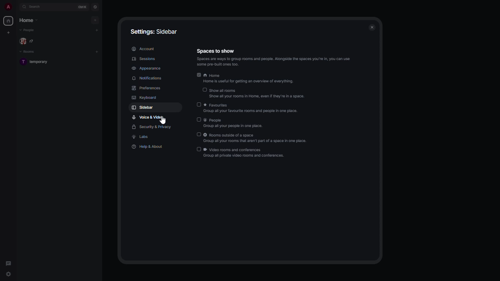  What do you see at coordinates (143, 107) in the screenshot?
I see `sidebar` at bounding box center [143, 107].